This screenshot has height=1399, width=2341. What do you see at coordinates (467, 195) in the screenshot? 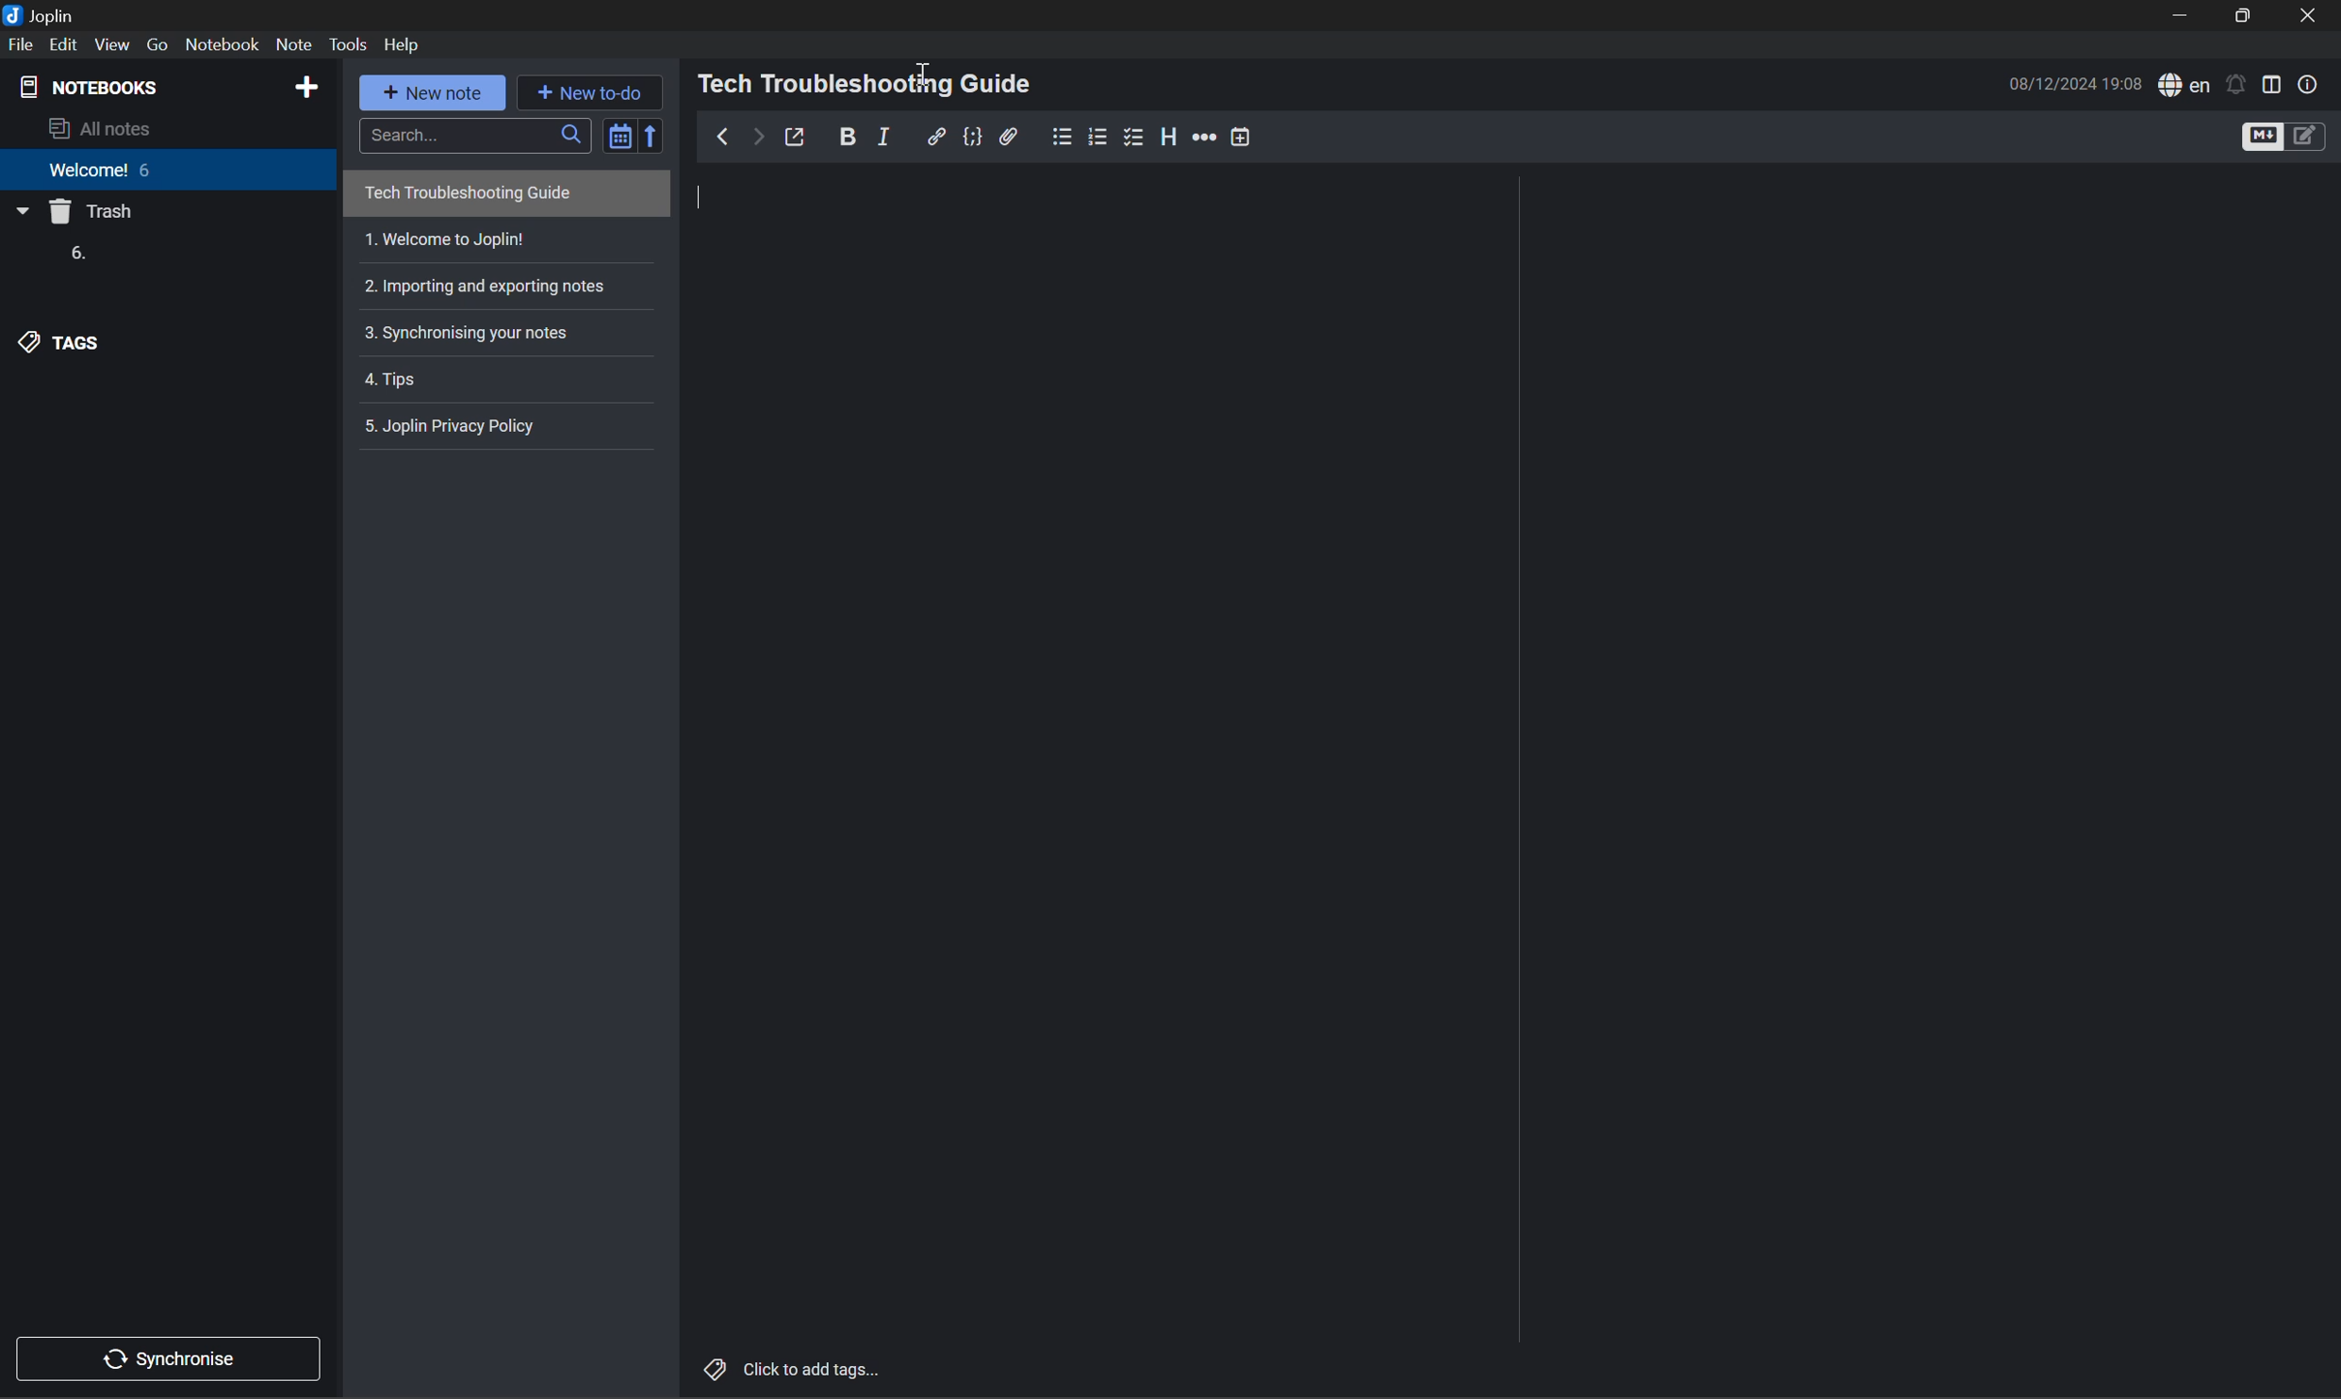
I see `Tech Troubleshooting Guide` at bounding box center [467, 195].